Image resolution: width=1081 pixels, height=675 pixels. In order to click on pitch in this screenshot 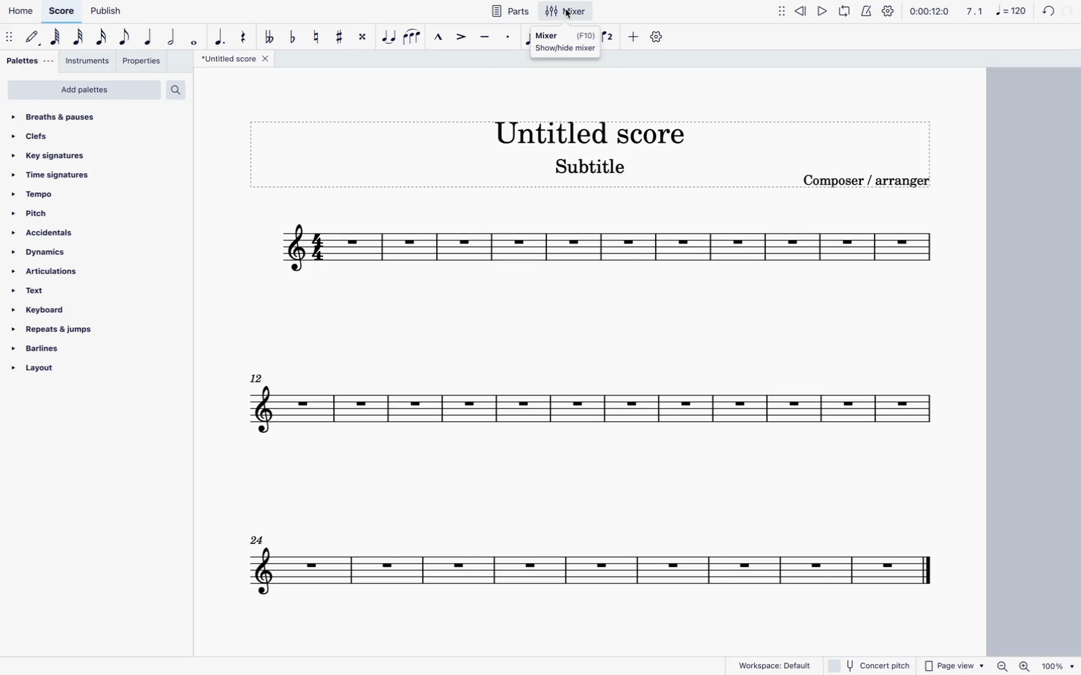, I will do `click(75, 213)`.